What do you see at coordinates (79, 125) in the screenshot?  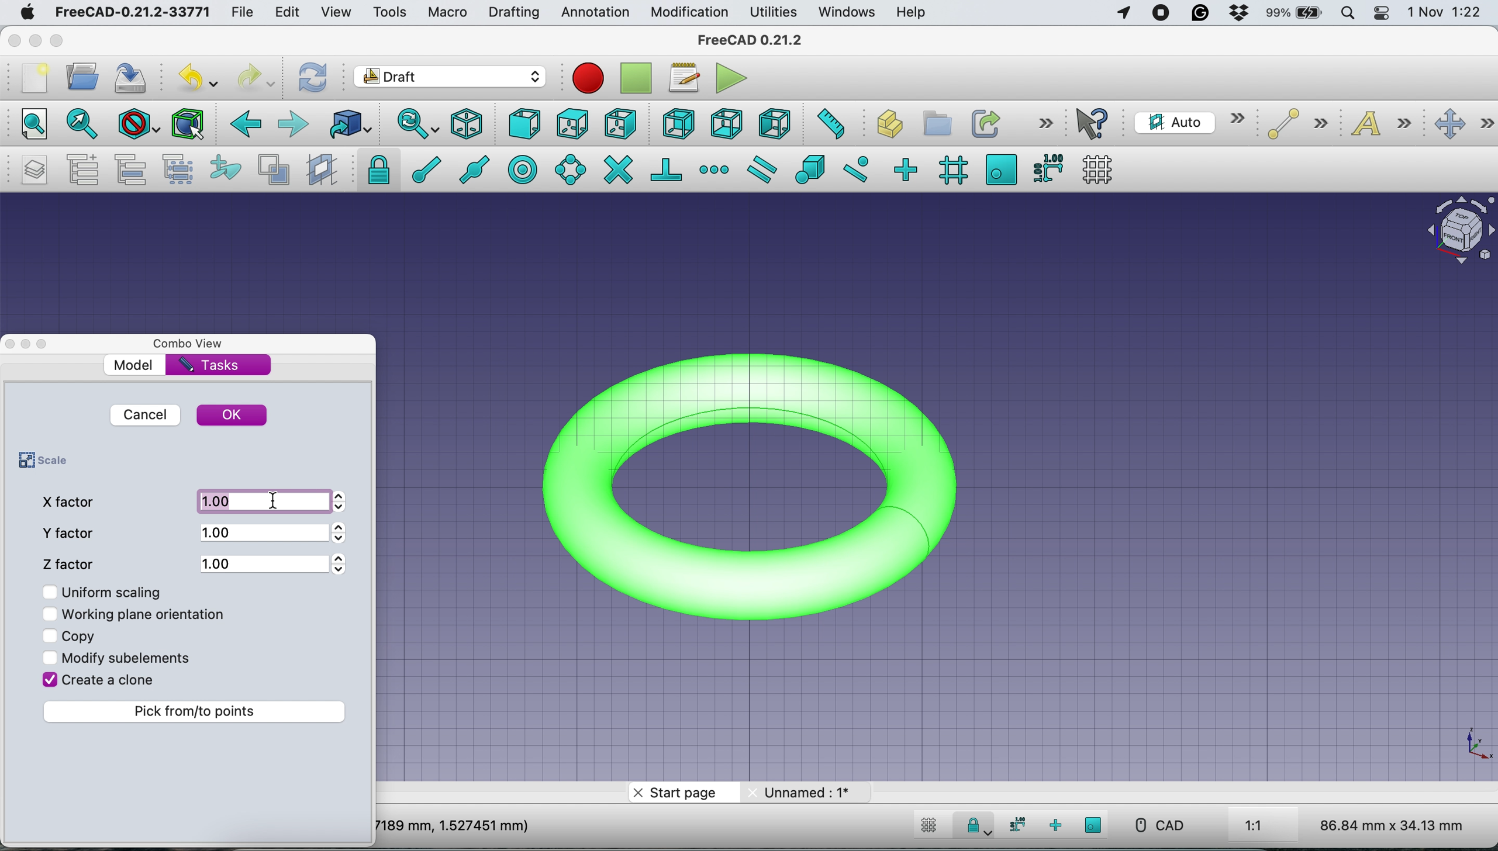 I see `fit all selection` at bounding box center [79, 125].